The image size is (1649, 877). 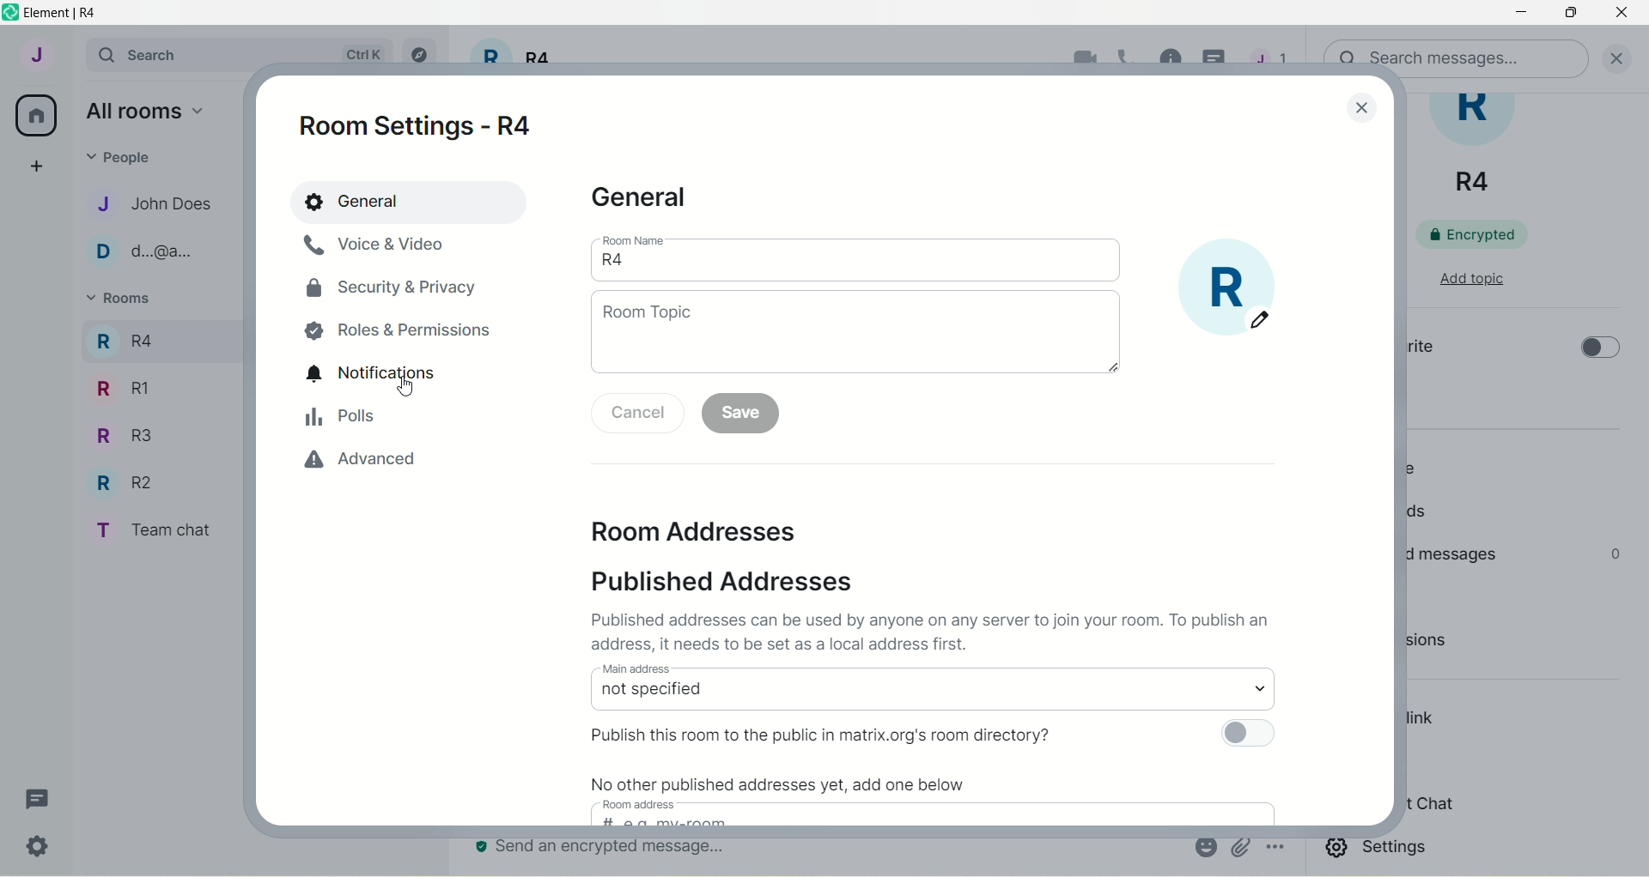 I want to click on polls, so click(x=342, y=416).